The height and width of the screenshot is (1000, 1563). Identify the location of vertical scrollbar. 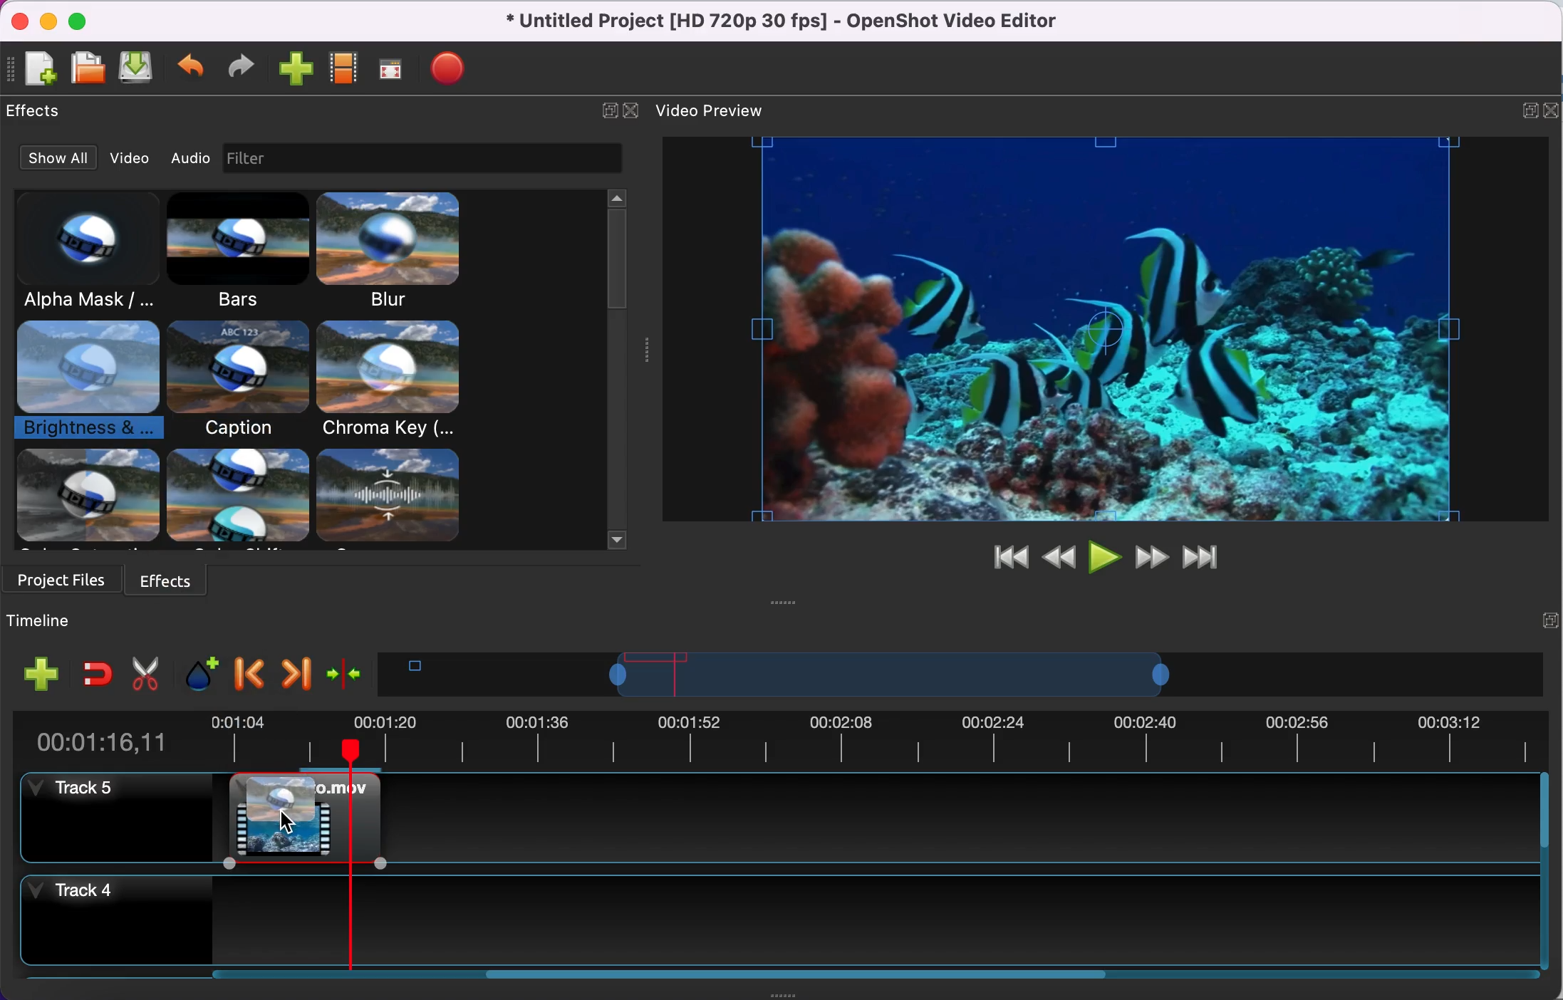
(616, 259).